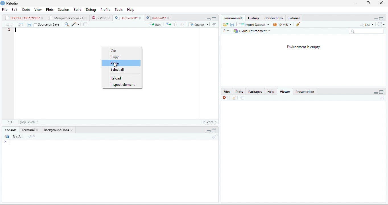 The height and width of the screenshot is (205, 388). Describe the element at coordinates (63, 9) in the screenshot. I see `Session` at that location.